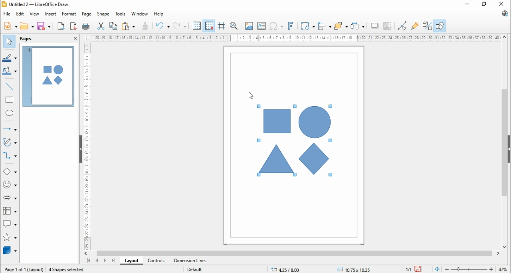  Describe the element at coordinates (234, 26) in the screenshot. I see `pan and zoom` at that location.